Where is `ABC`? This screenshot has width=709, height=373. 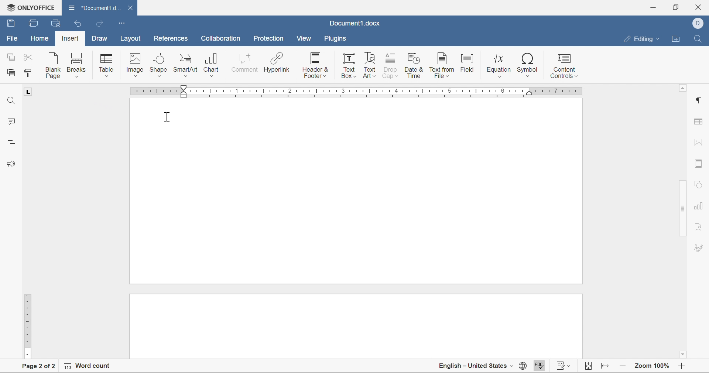
ABC is located at coordinates (539, 367).